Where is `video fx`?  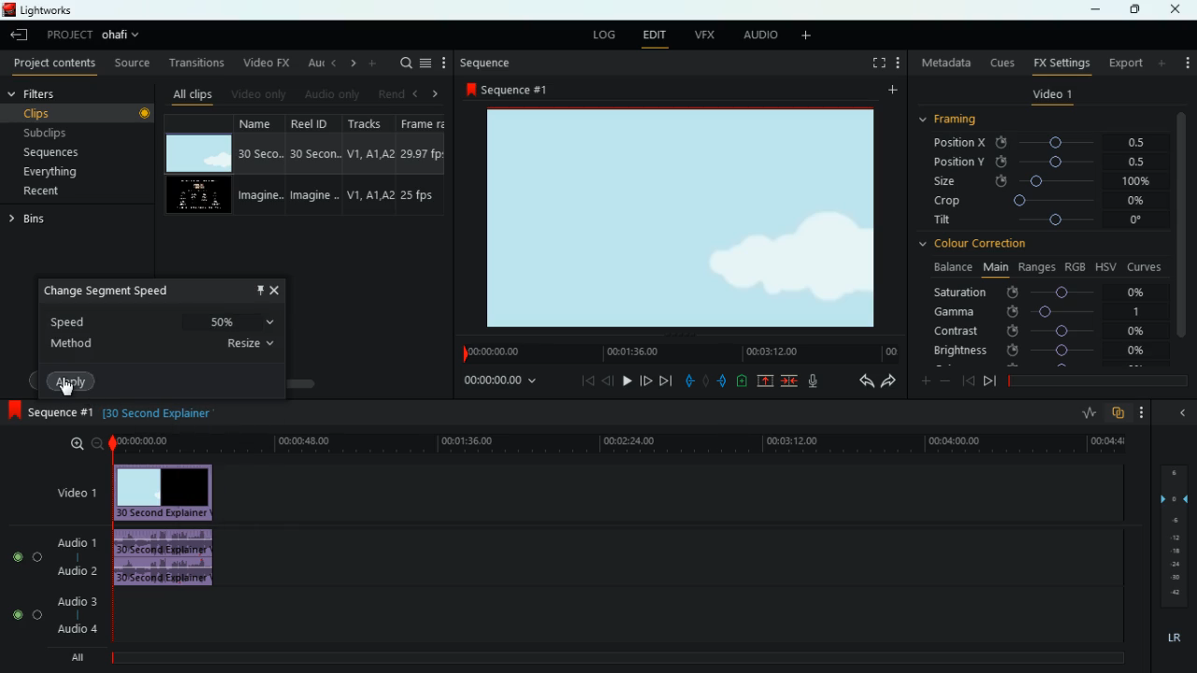
video fx is located at coordinates (265, 62).